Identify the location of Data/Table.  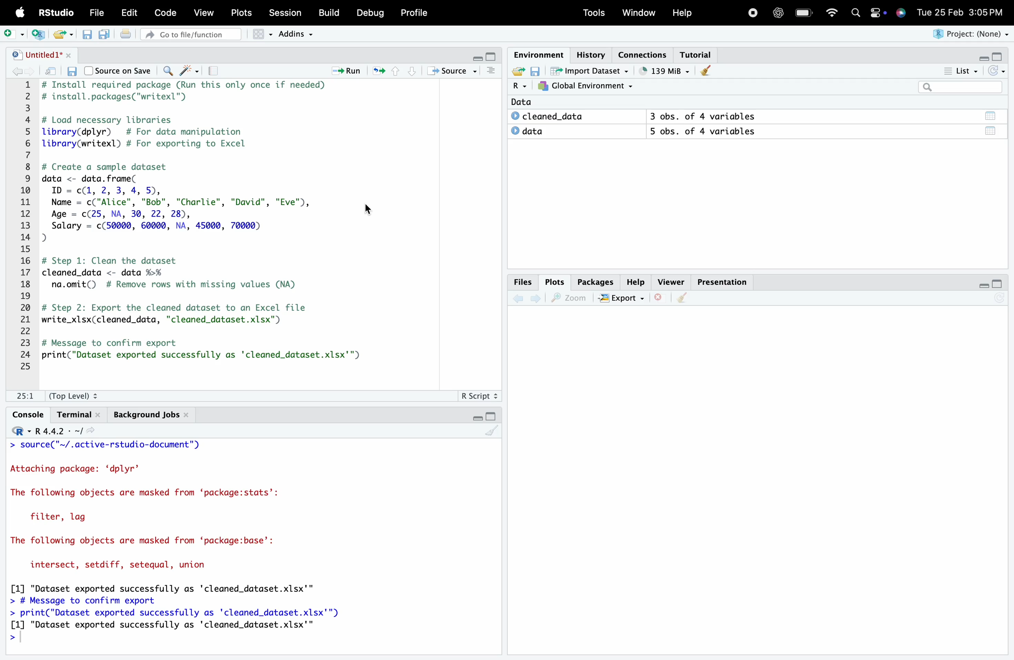
(992, 113).